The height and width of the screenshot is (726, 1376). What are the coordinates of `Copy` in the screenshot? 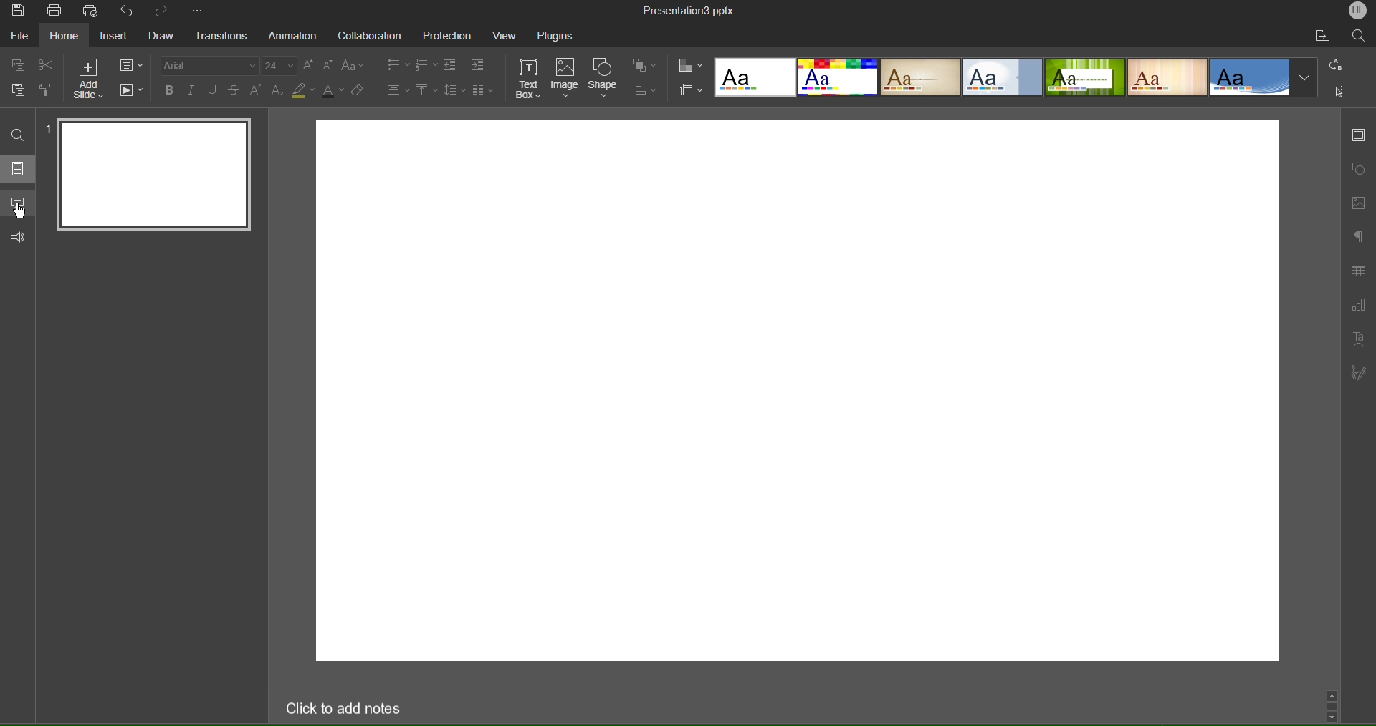 It's located at (19, 64).